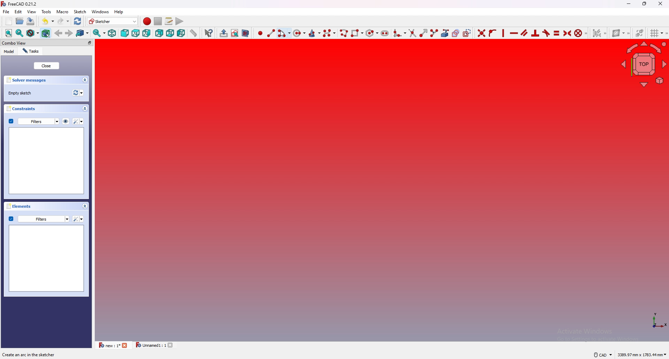  I want to click on constraint horizontally, so click(514, 33).